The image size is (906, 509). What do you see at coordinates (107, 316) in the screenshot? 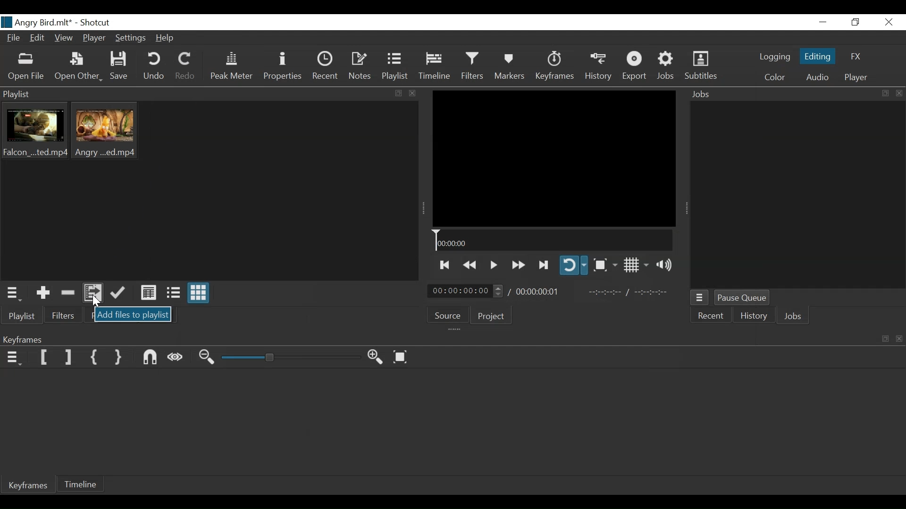
I see `Properties` at bounding box center [107, 316].